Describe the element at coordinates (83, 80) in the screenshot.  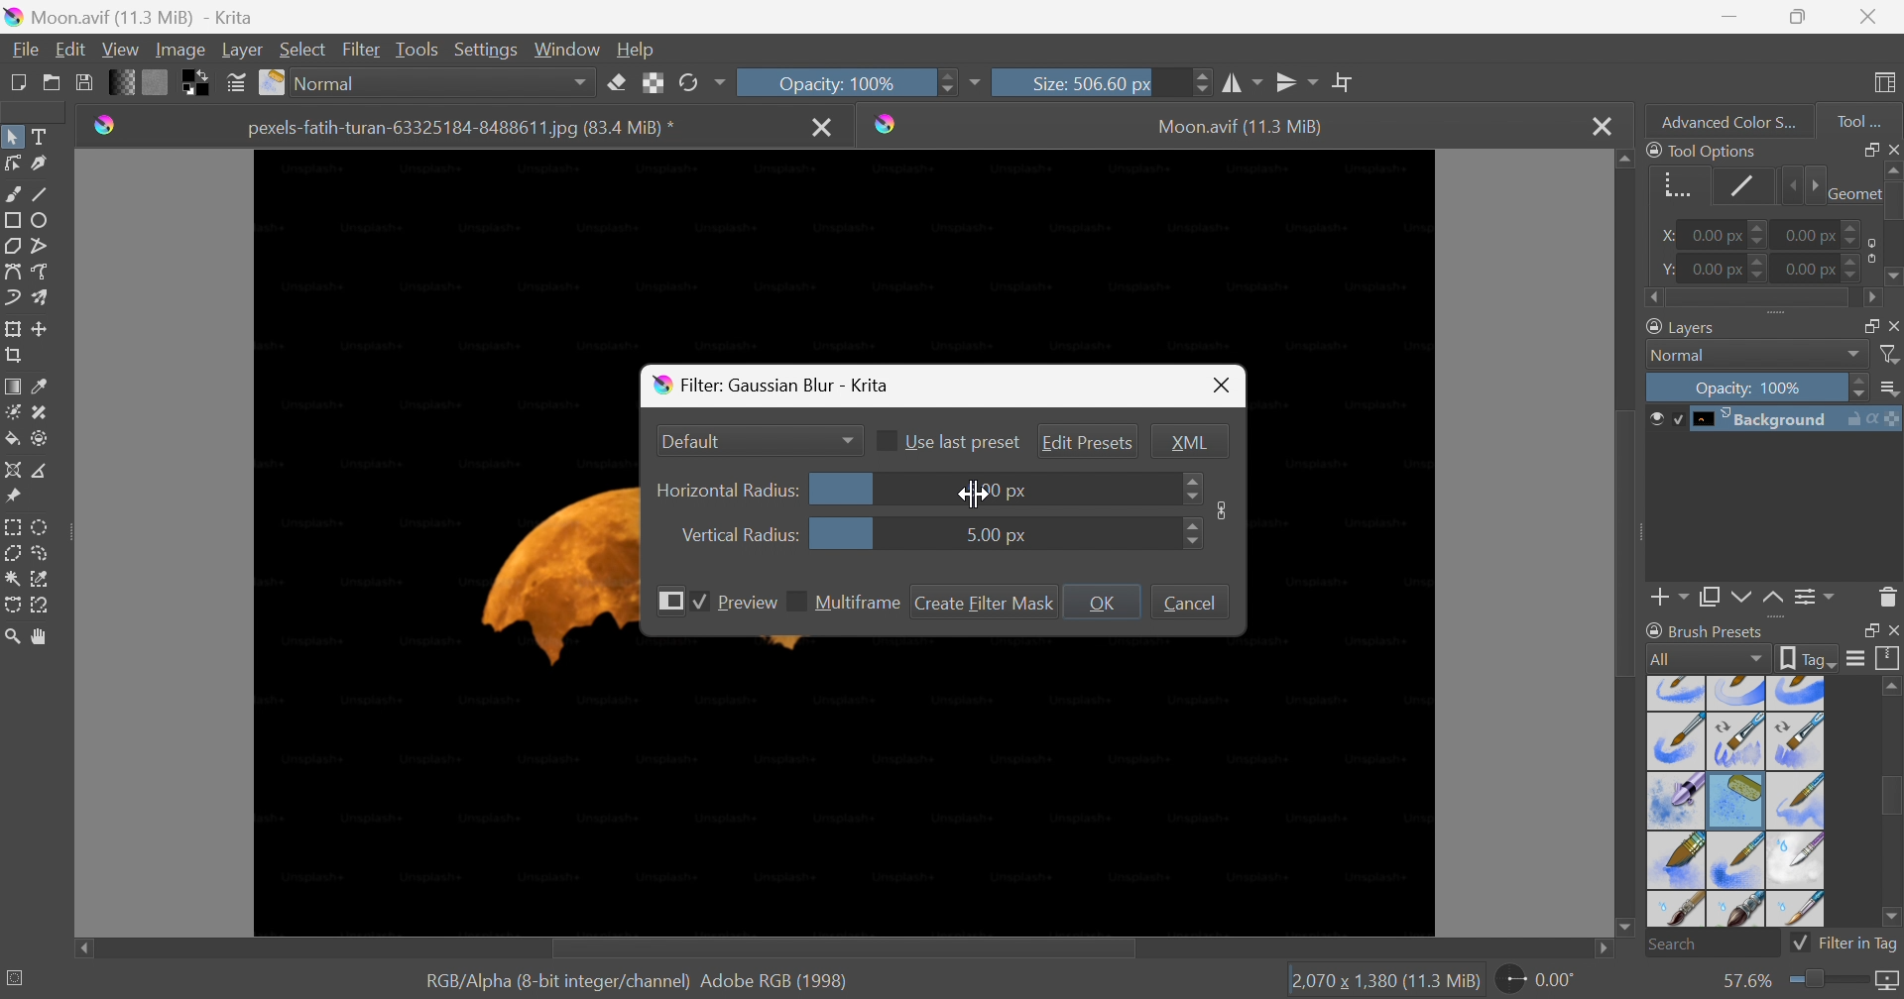
I see `Save` at that location.